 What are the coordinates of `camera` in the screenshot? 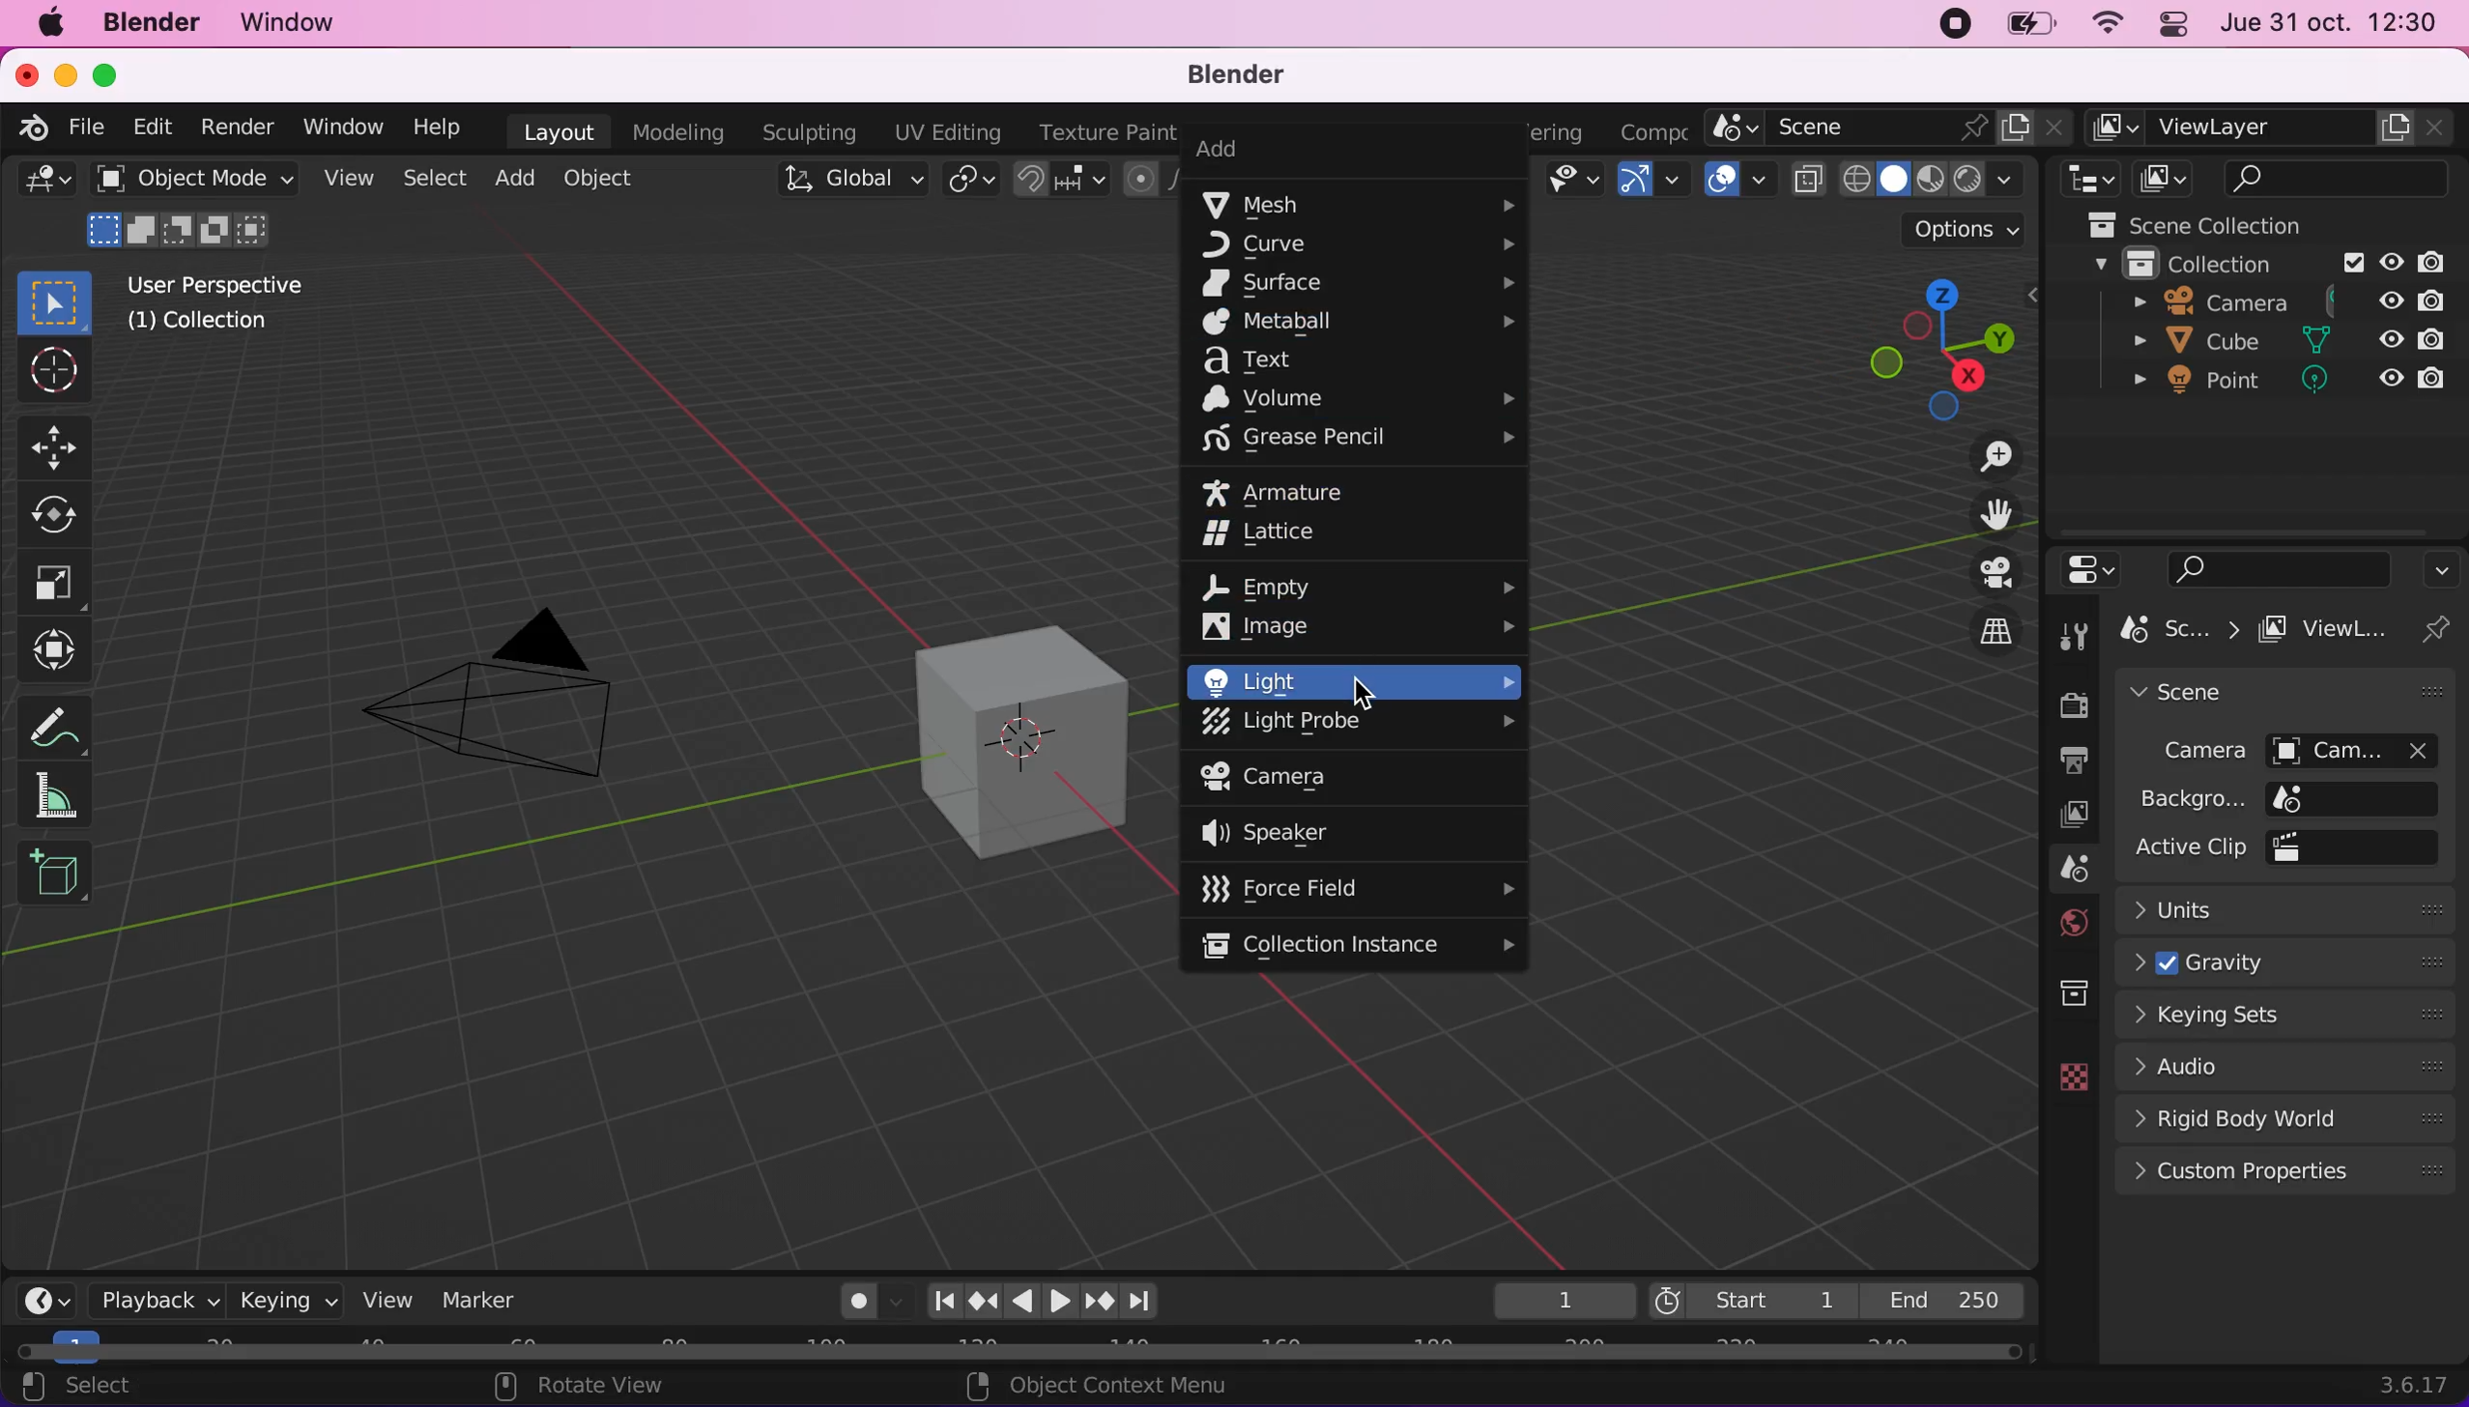 It's located at (2188, 753).